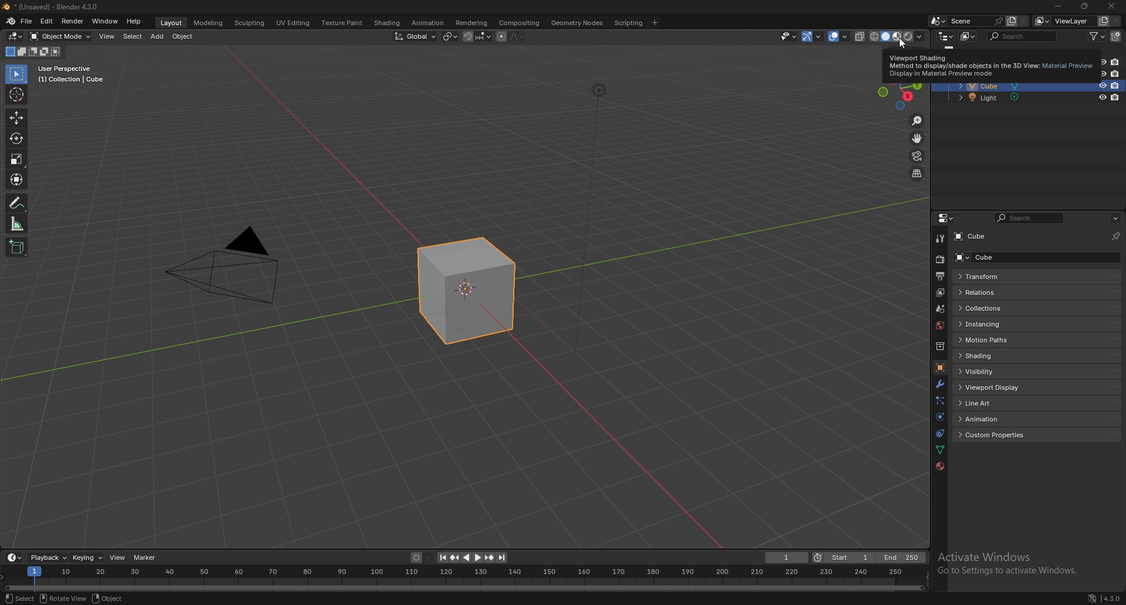 The image size is (1126, 605). Describe the element at coordinates (939, 260) in the screenshot. I see `render` at that location.